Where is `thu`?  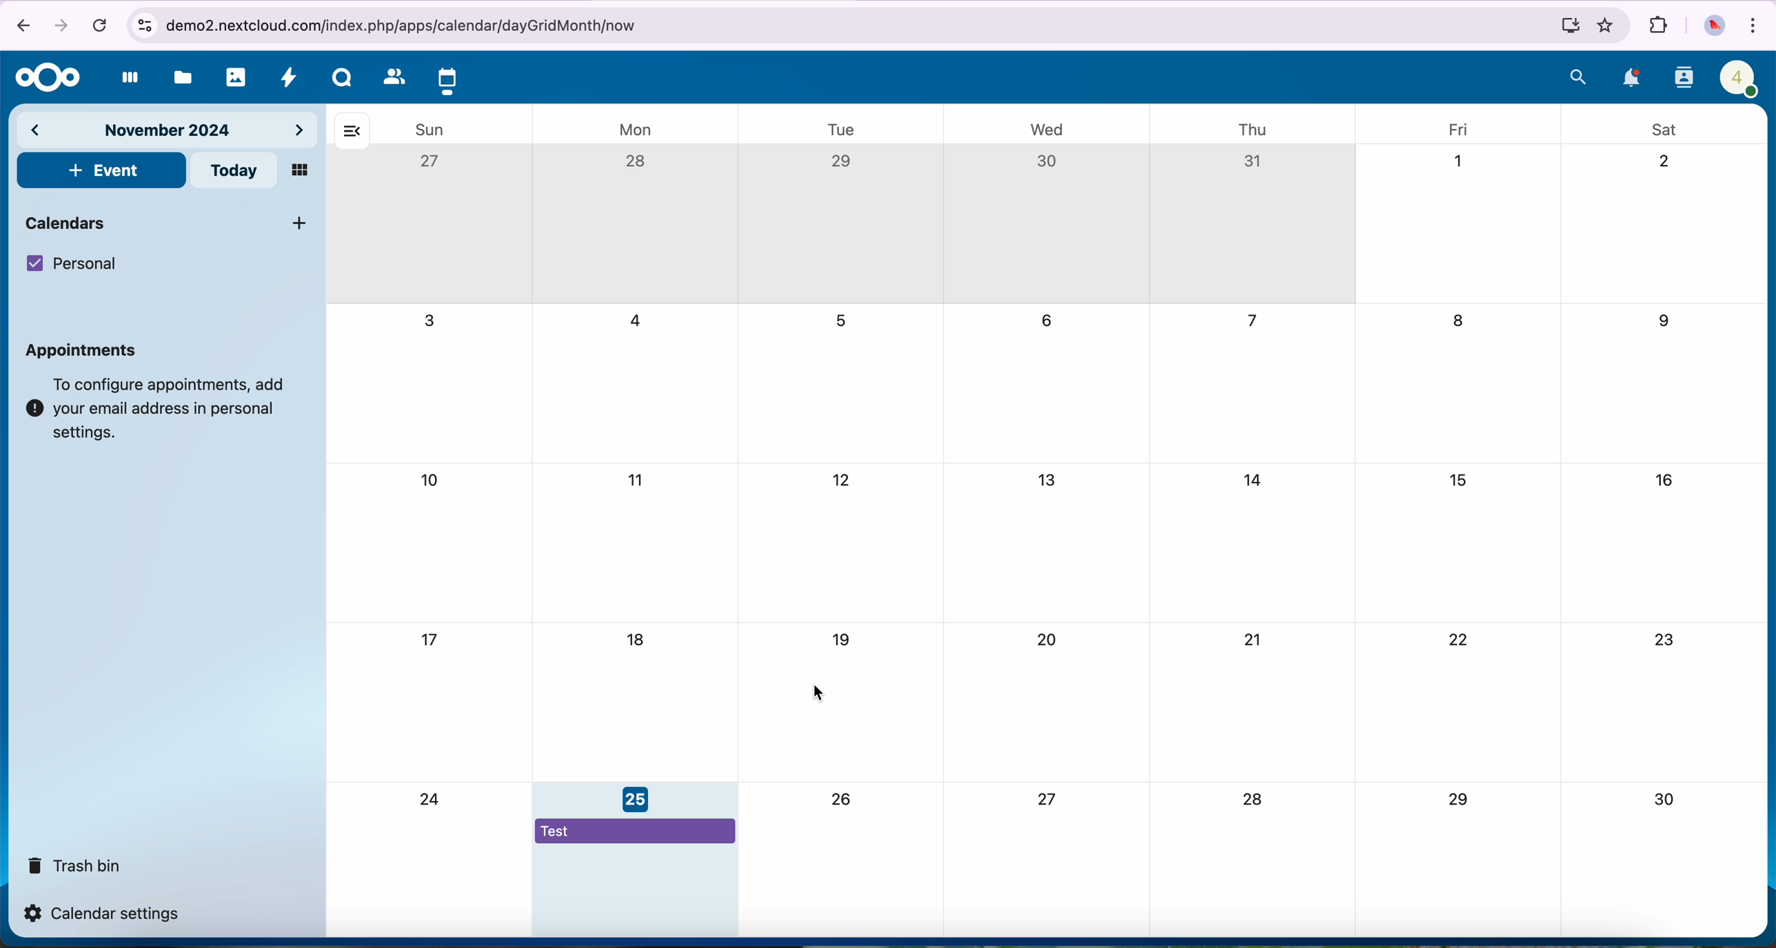
thu is located at coordinates (1258, 130).